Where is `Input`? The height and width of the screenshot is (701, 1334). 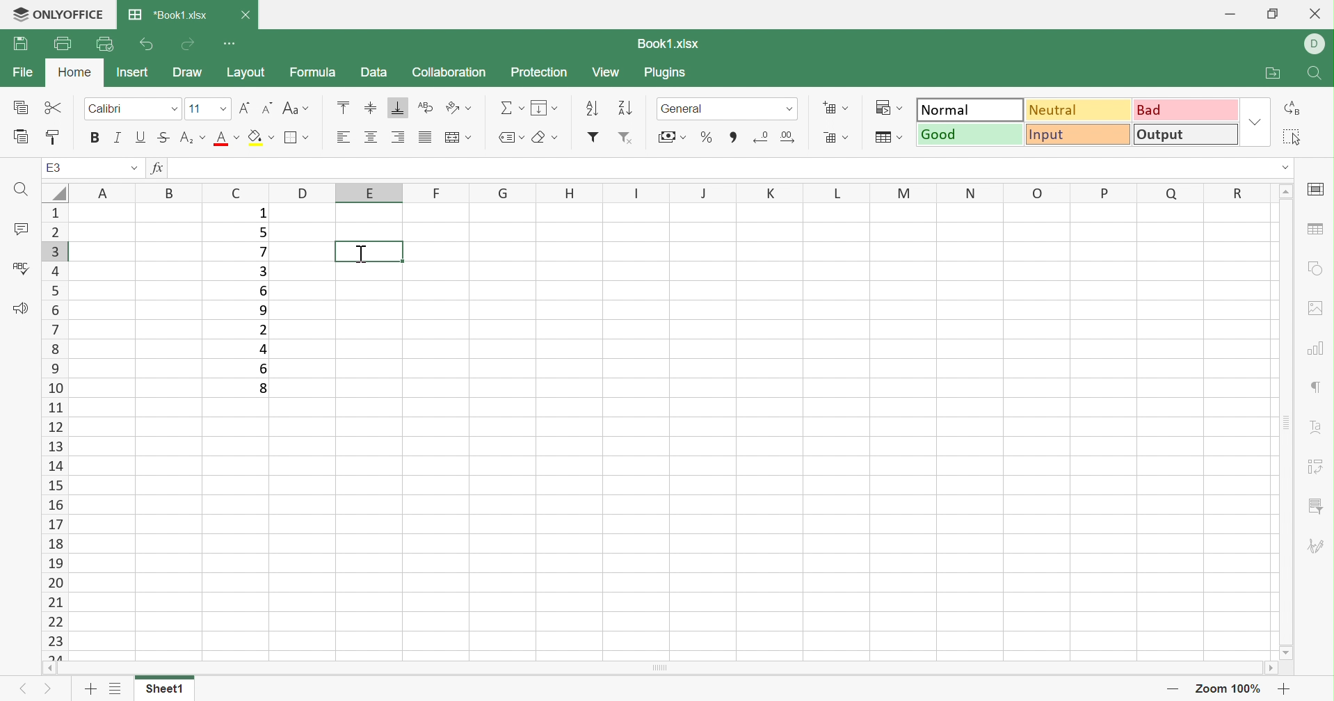 Input is located at coordinates (1077, 135).